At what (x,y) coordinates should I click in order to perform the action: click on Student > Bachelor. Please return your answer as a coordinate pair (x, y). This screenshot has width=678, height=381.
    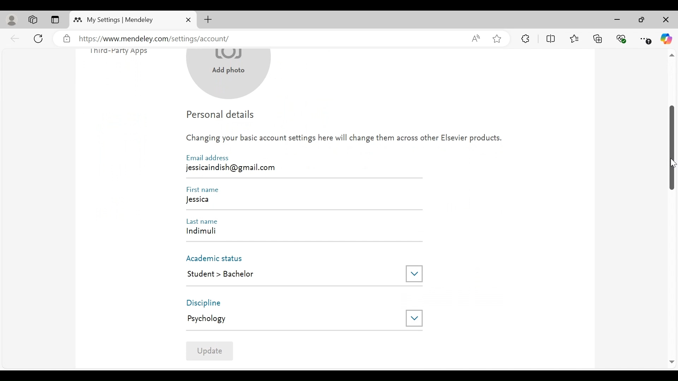
    Looking at the image, I should click on (289, 274).